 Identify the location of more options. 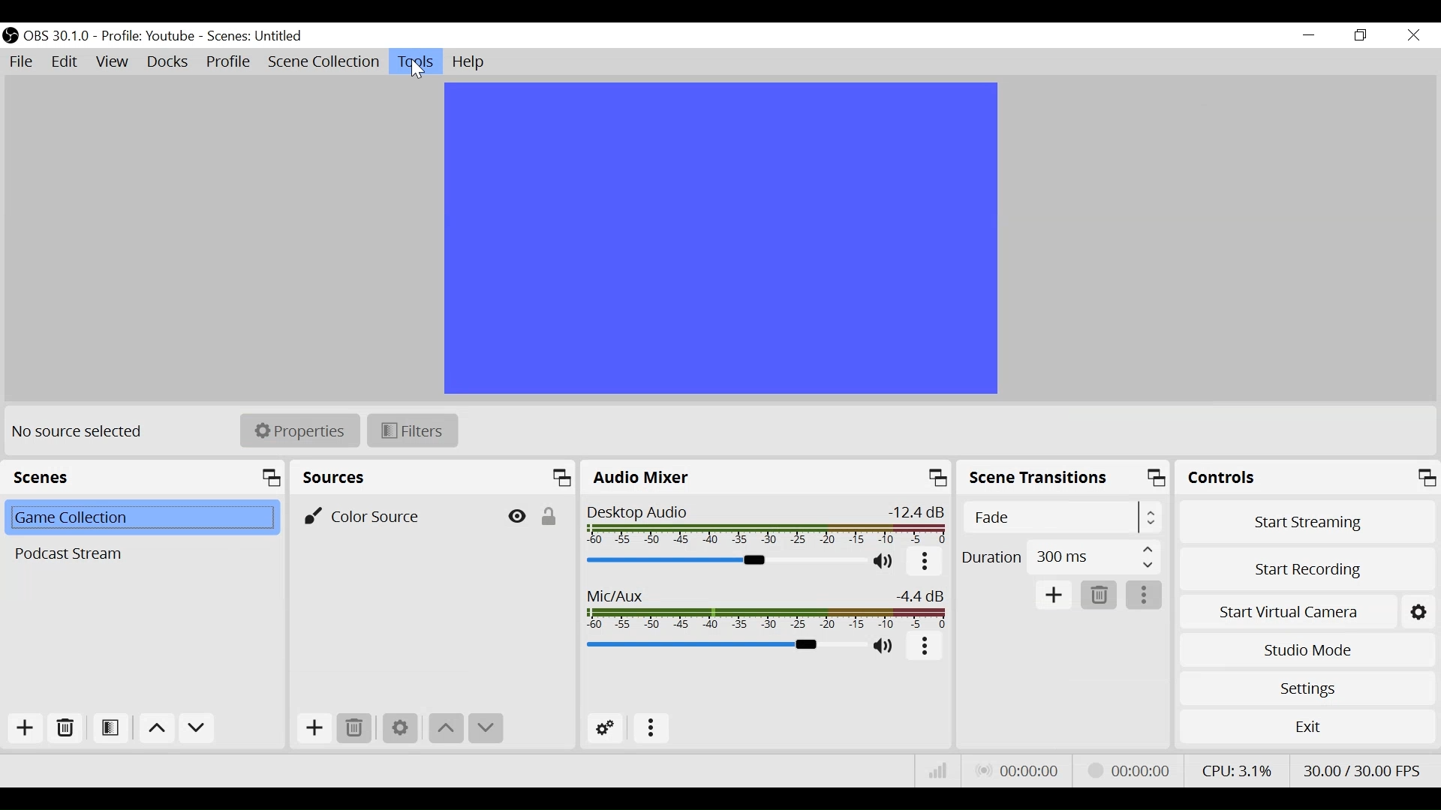
(652, 730).